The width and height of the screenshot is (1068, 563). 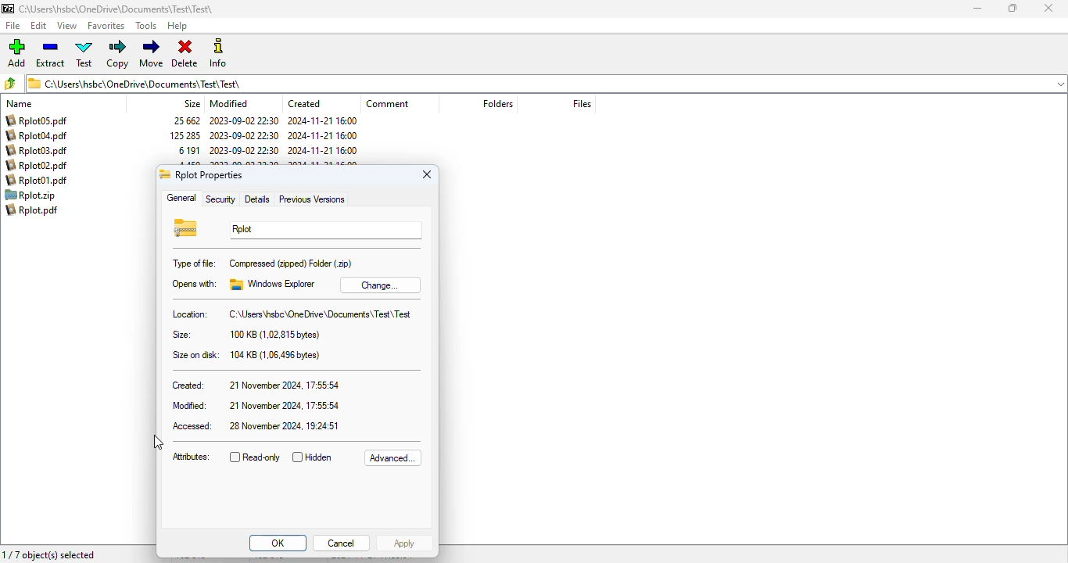 What do you see at coordinates (152, 53) in the screenshot?
I see `move` at bounding box center [152, 53].